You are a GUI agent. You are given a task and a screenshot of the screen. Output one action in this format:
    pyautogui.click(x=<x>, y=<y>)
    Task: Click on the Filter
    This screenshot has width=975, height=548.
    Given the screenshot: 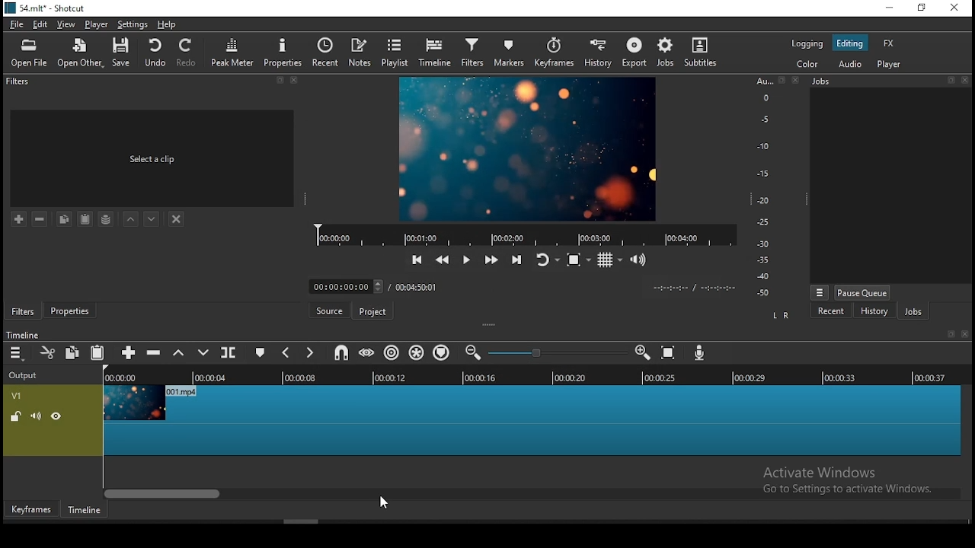 What is the action you would take?
    pyautogui.click(x=20, y=81)
    